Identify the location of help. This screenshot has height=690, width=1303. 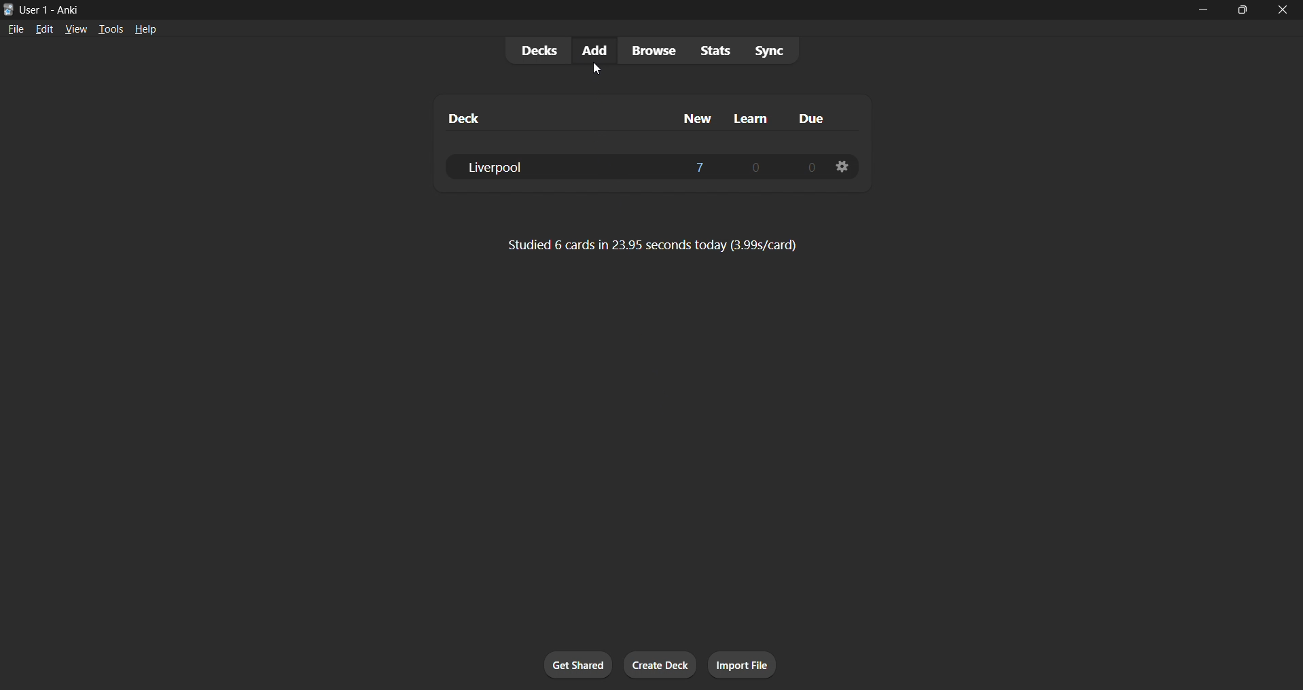
(147, 28).